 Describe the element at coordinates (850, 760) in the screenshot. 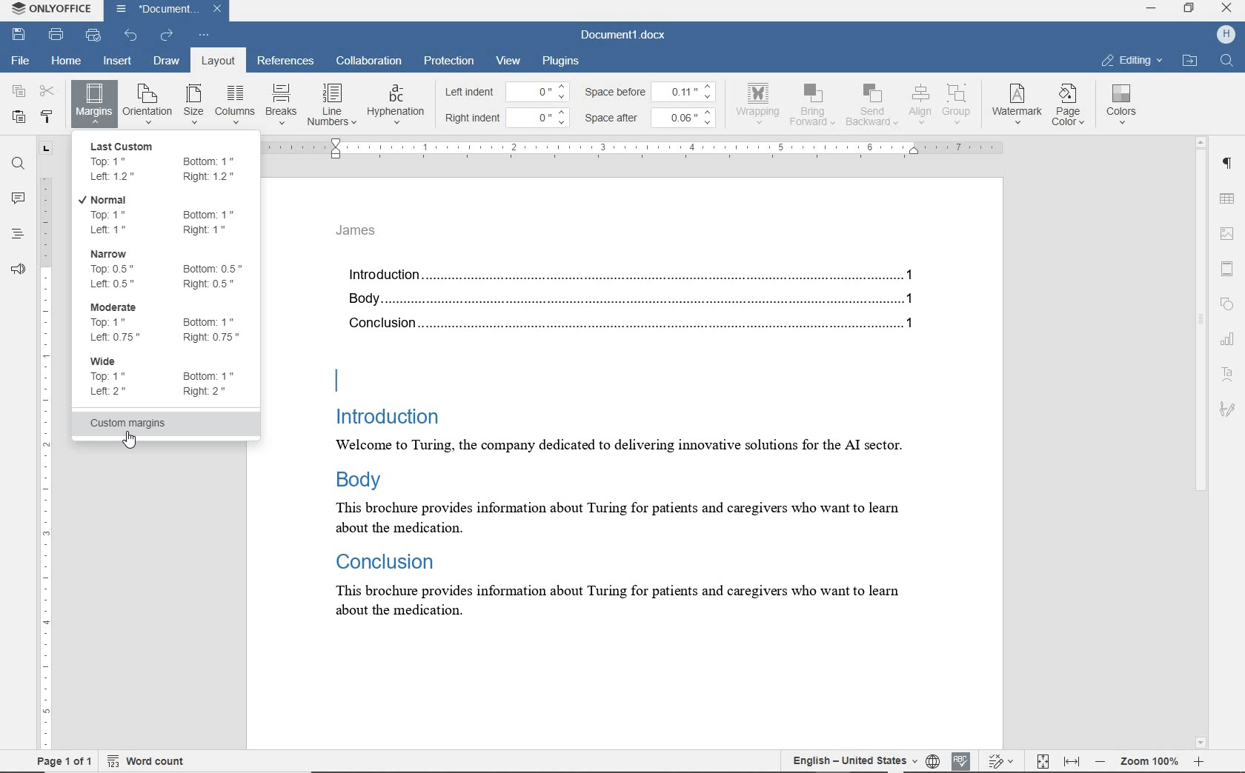

I see `text language` at that location.